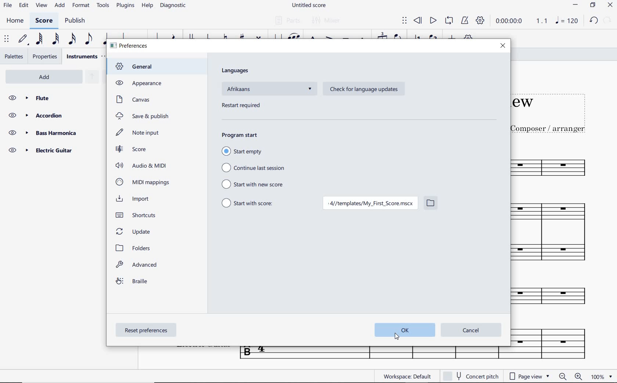 The width and height of the screenshot is (617, 383). I want to click on general, so click(138, 67).